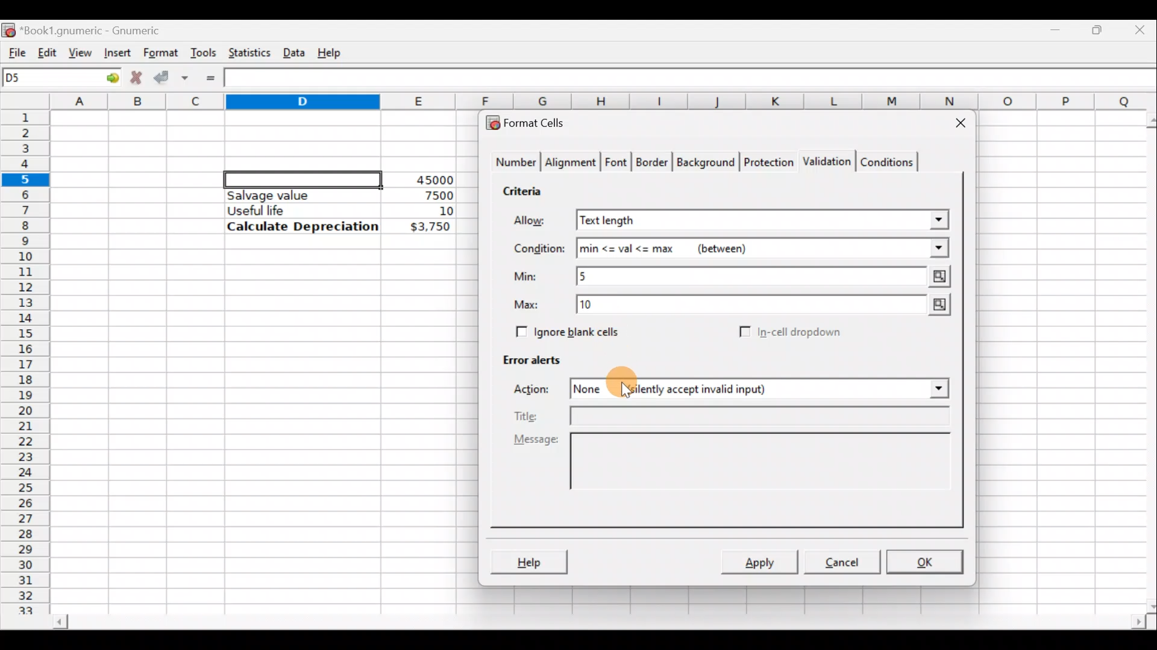 The height and width of the screenshot is (650, 1157). I want to click on Min value = 5, so click(765, 276).